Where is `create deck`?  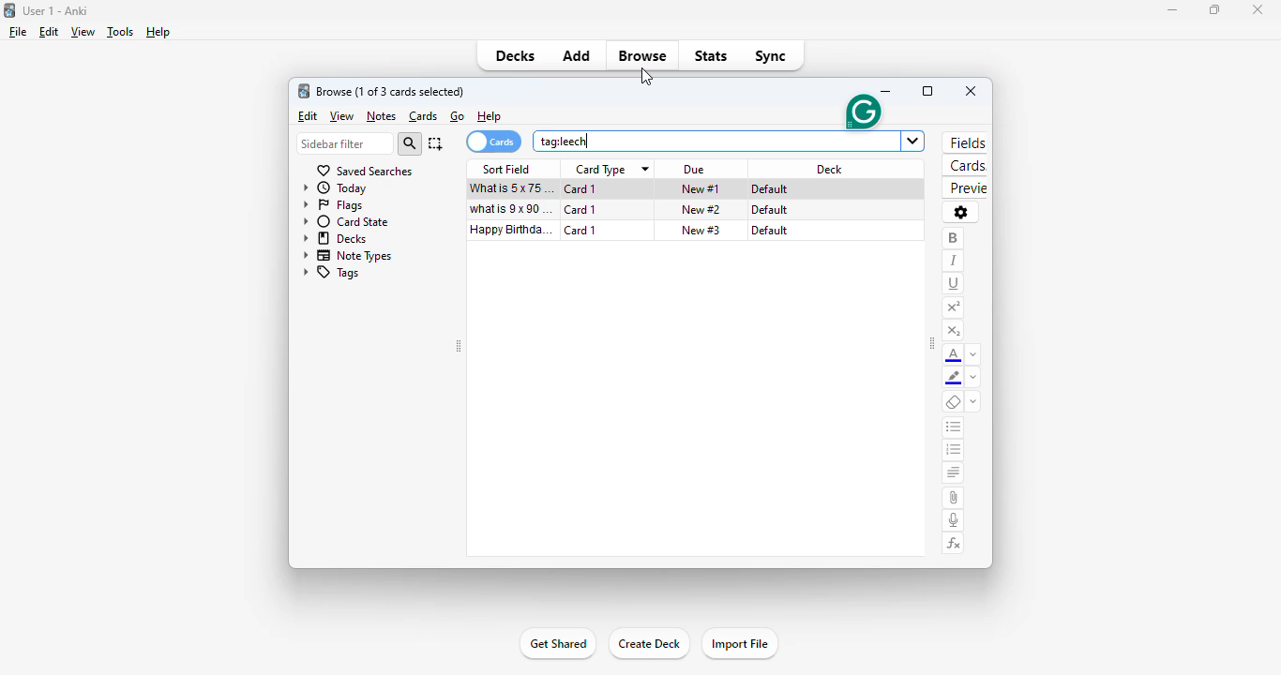 create deck is located at coordinates (649, 645).